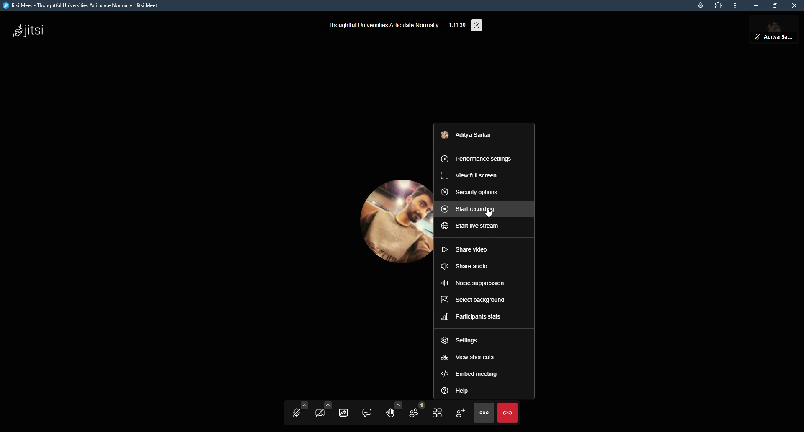  What do you see at coordinates (468, 248) in the screenshot?
I see `share video` at bounding box center [468, 248].